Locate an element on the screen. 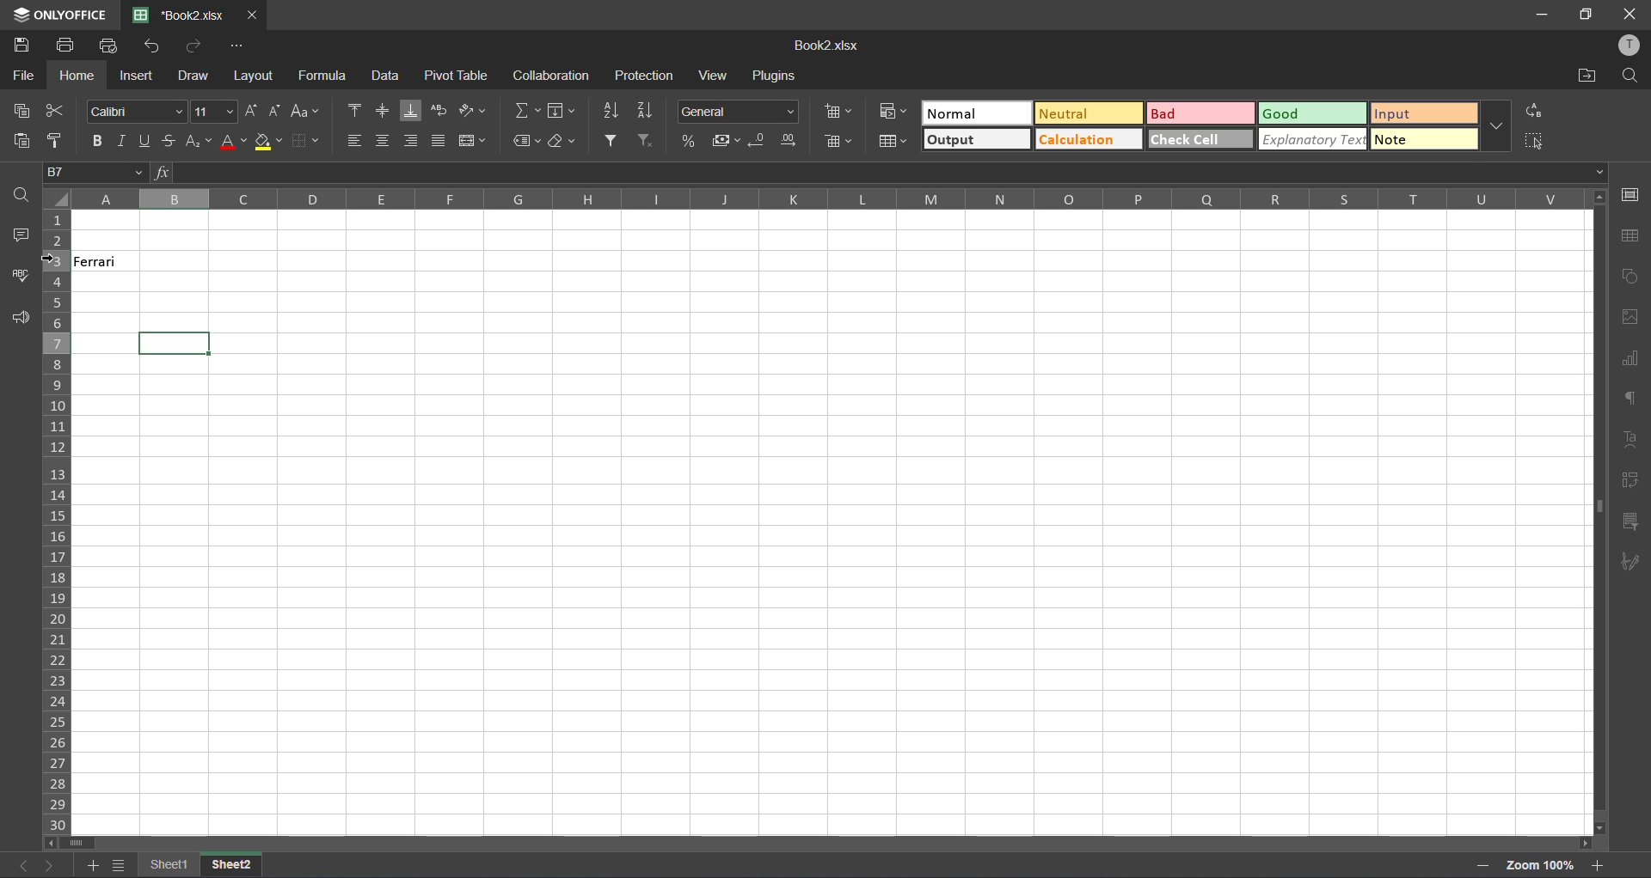 The width and height of the screenshot is (1651, 878). plugins is located at coordinates (776, 77).